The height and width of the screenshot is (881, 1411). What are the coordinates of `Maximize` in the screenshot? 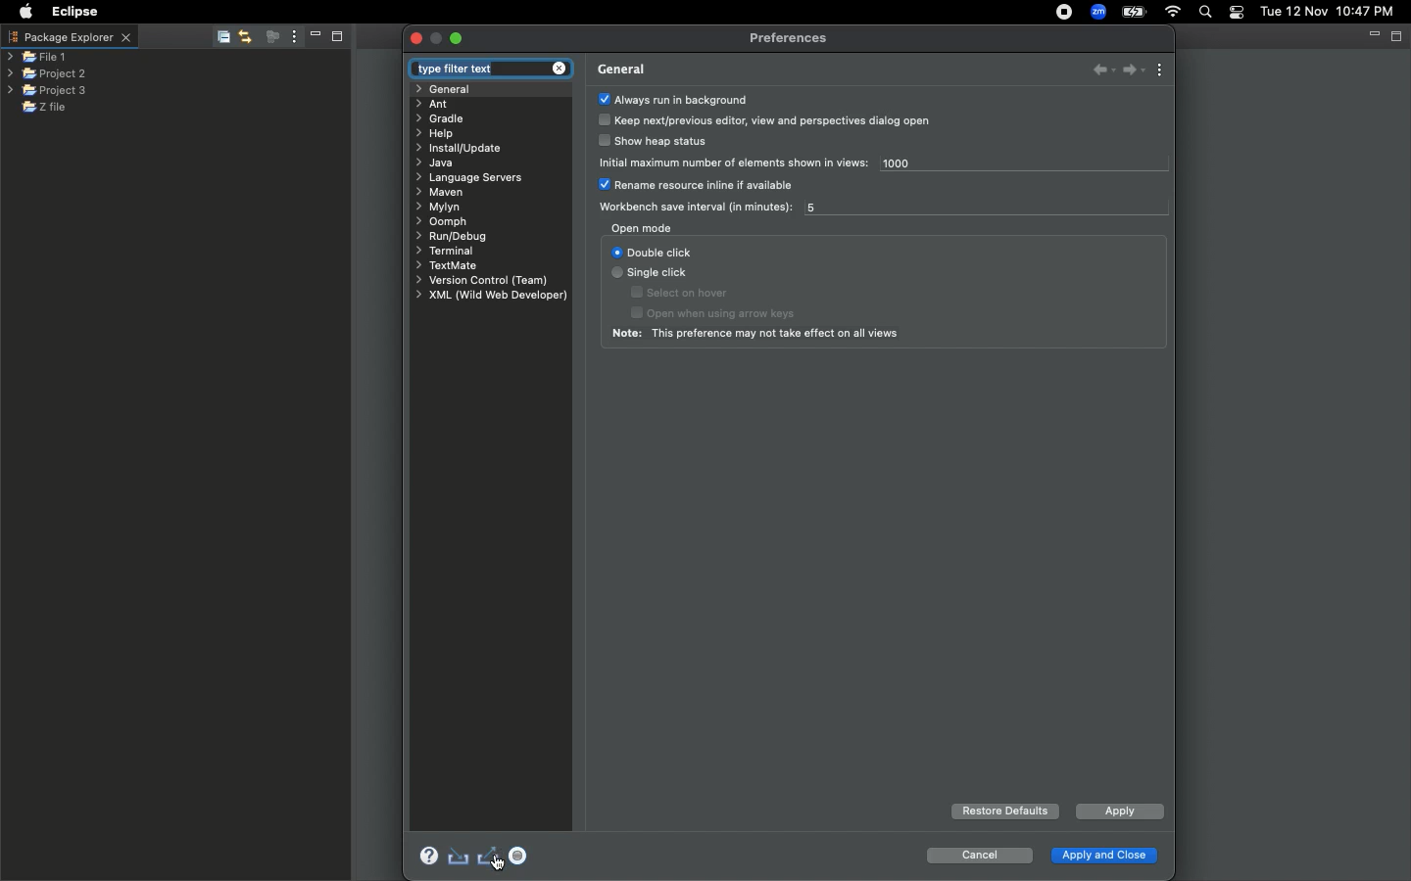 It's located at (339, 38).